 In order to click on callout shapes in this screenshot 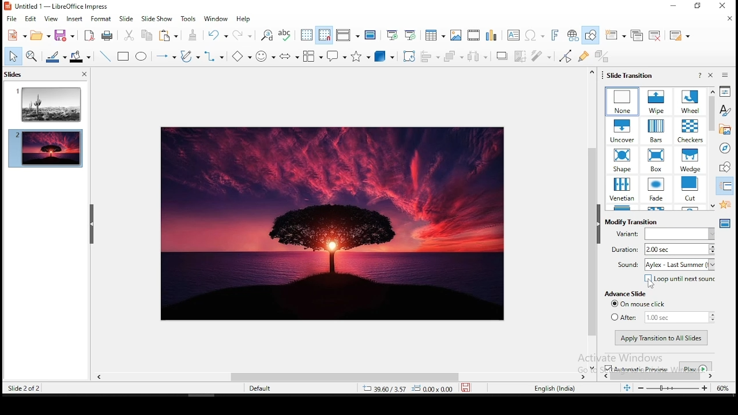, I will do `click(336, 56)`.